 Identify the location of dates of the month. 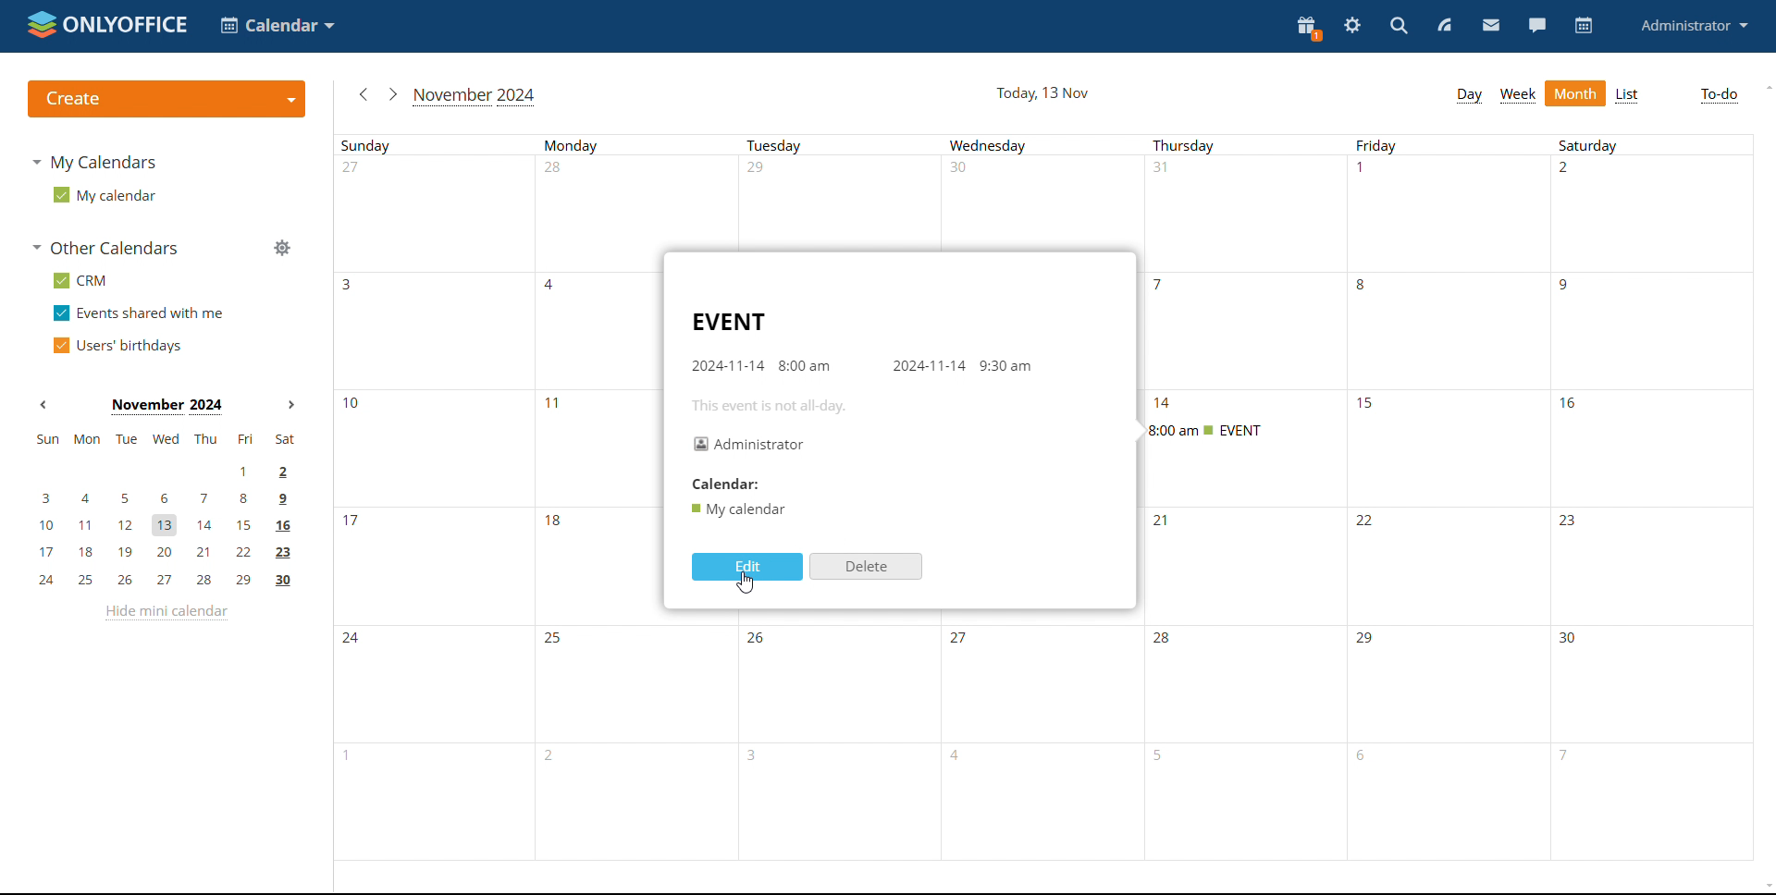
(492, 447).